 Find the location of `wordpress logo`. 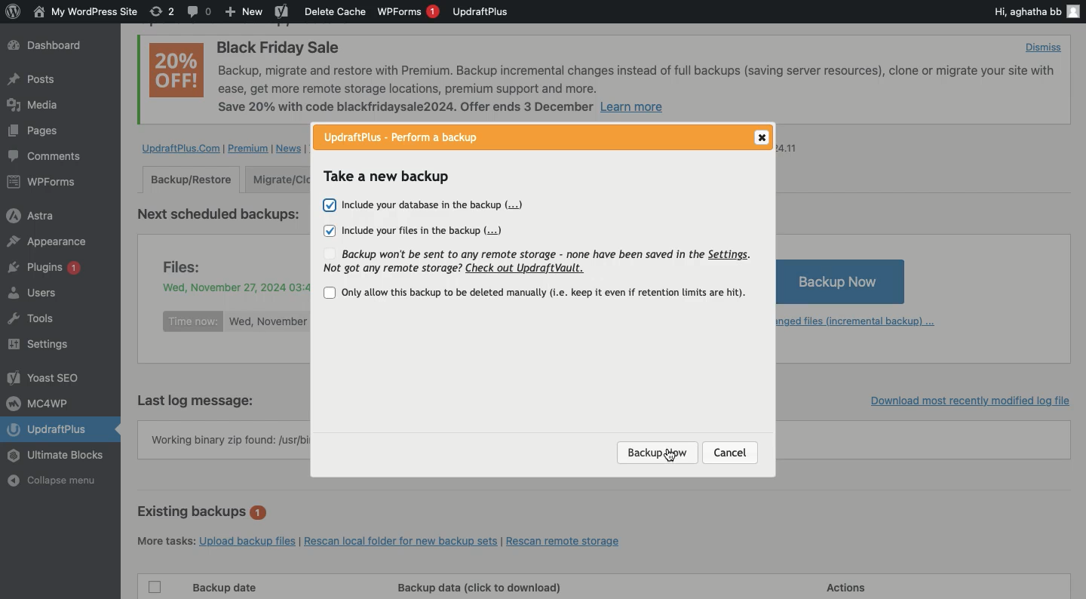

wordpress logo is located at coordinates (13, 11).